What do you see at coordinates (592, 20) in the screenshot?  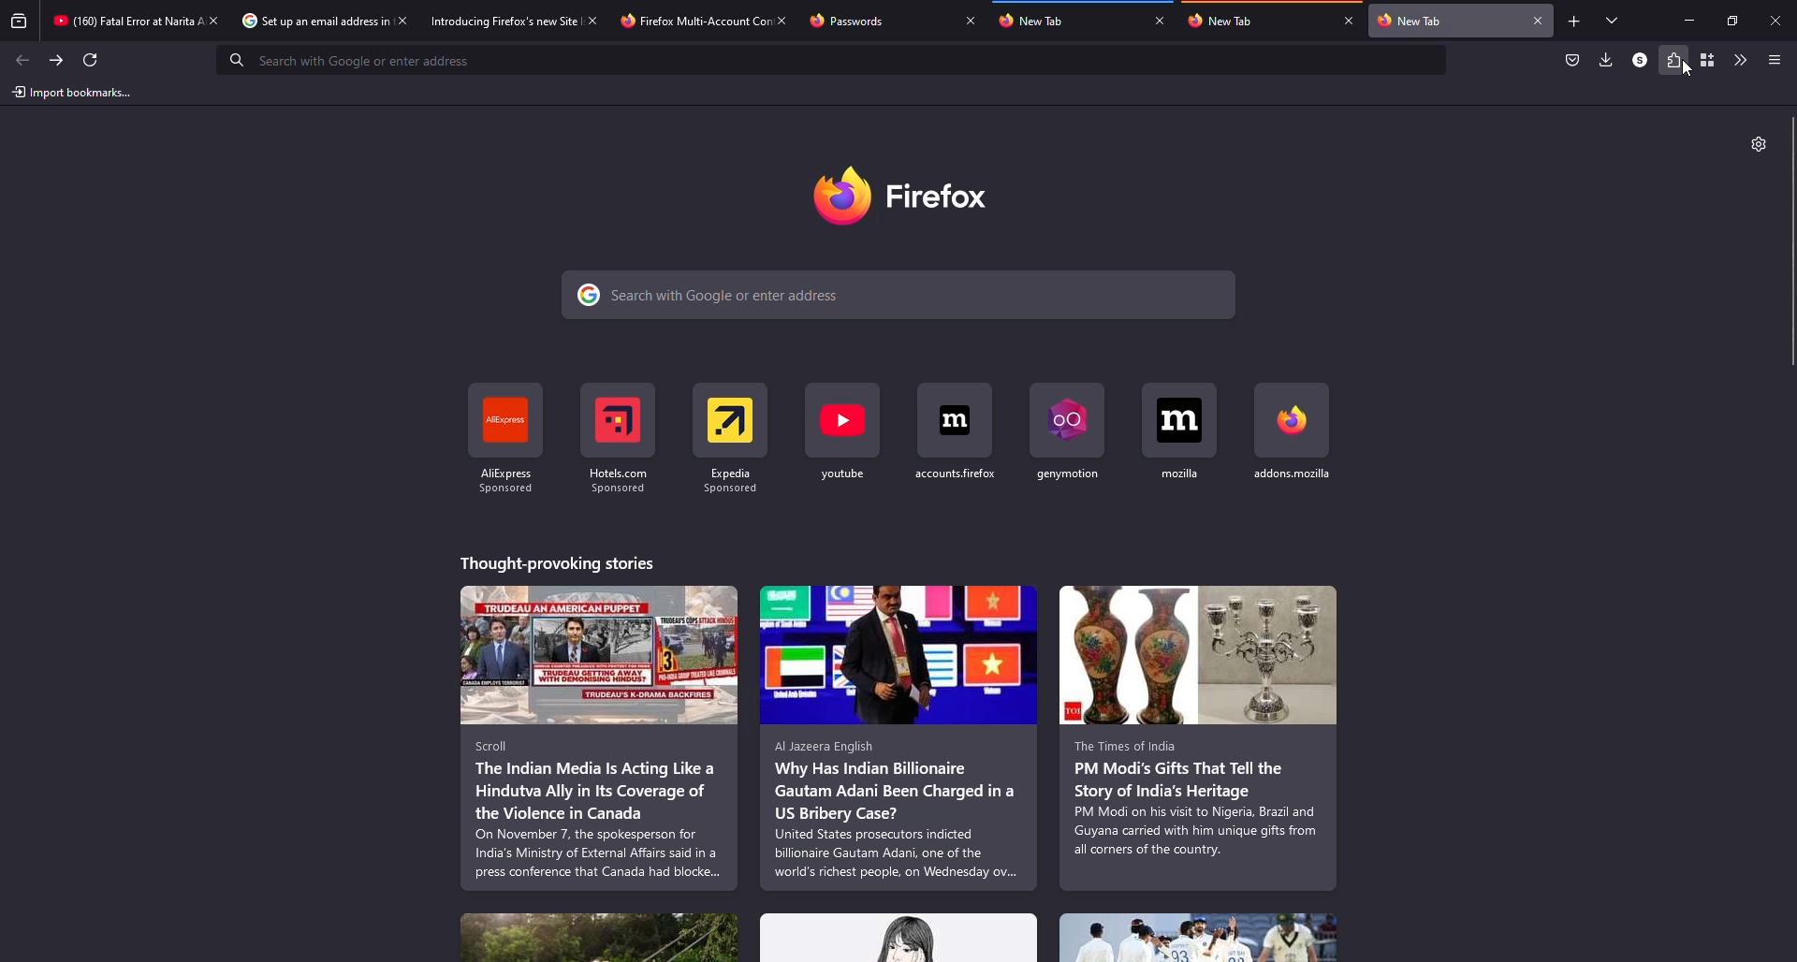 I see `close` at bounding box center [592, 20].